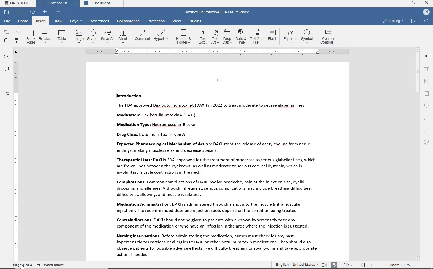 This screenshot has width=433, height=269. I want to click on scrollbar, so click(418, 154).